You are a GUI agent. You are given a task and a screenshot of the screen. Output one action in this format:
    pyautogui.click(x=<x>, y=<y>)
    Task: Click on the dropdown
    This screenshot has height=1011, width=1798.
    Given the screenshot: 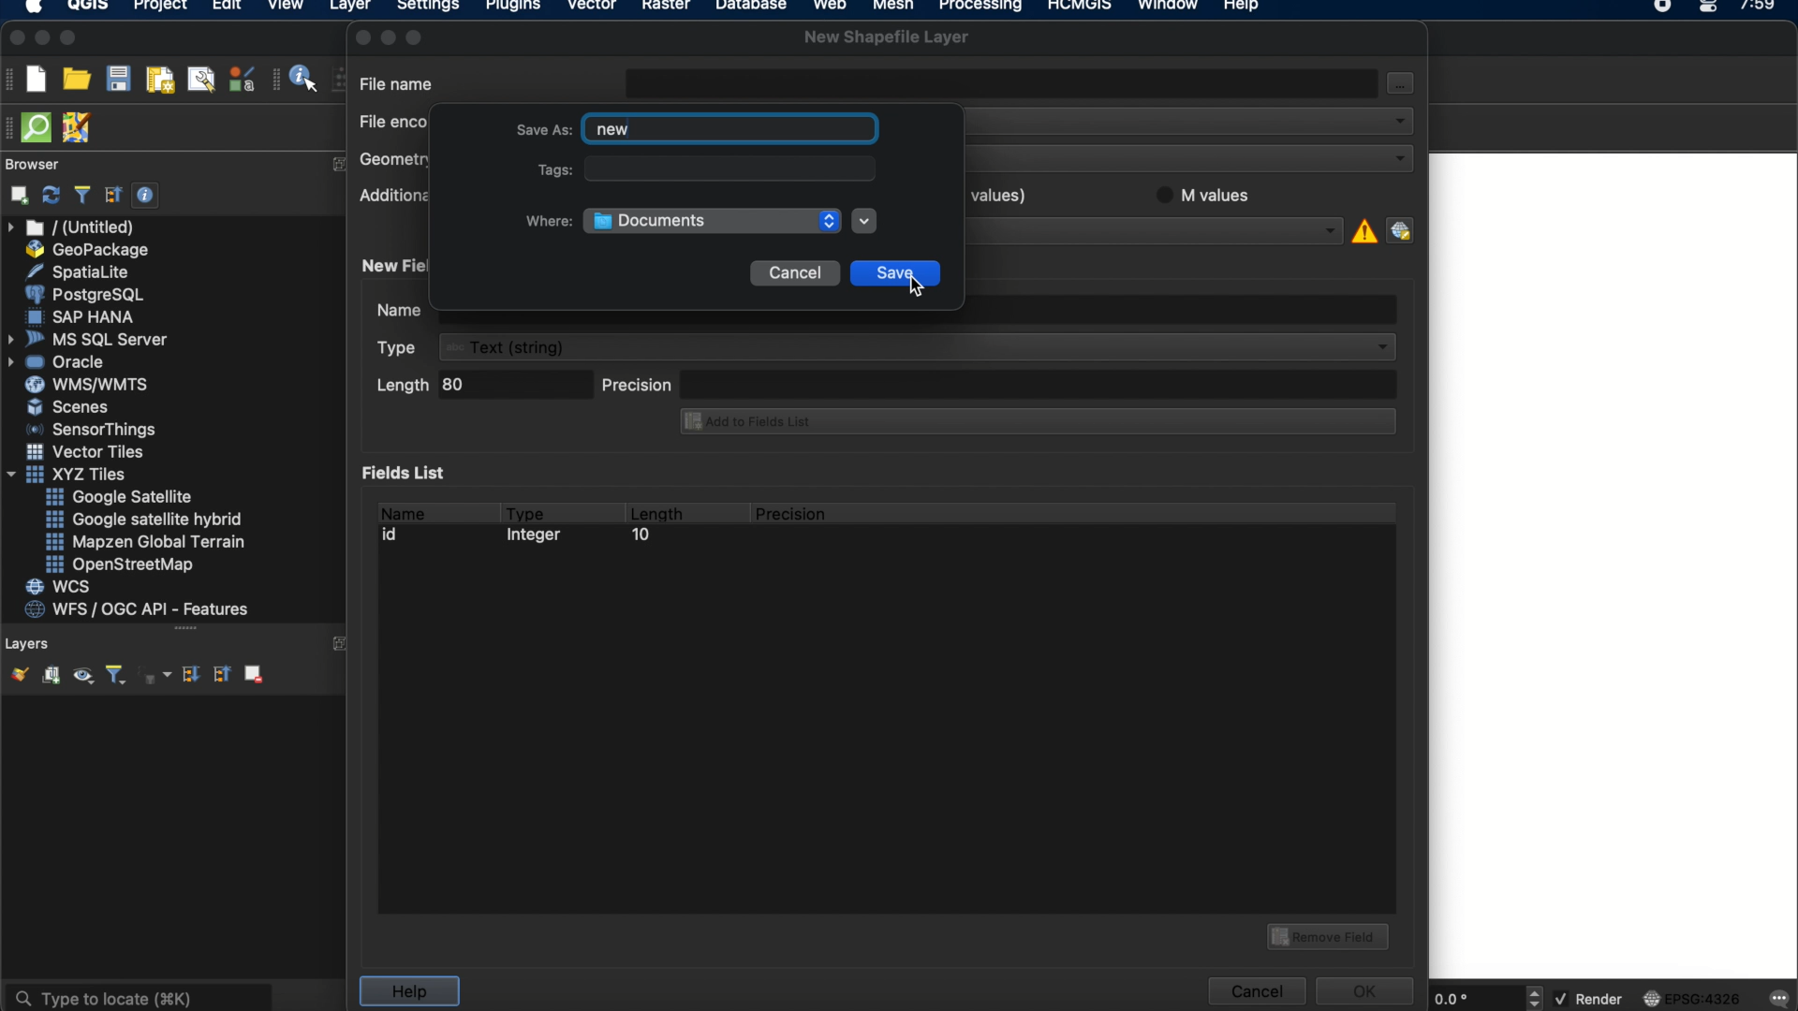 What is the action you would take?
    pyautogui.click(x=864, y=221)
    